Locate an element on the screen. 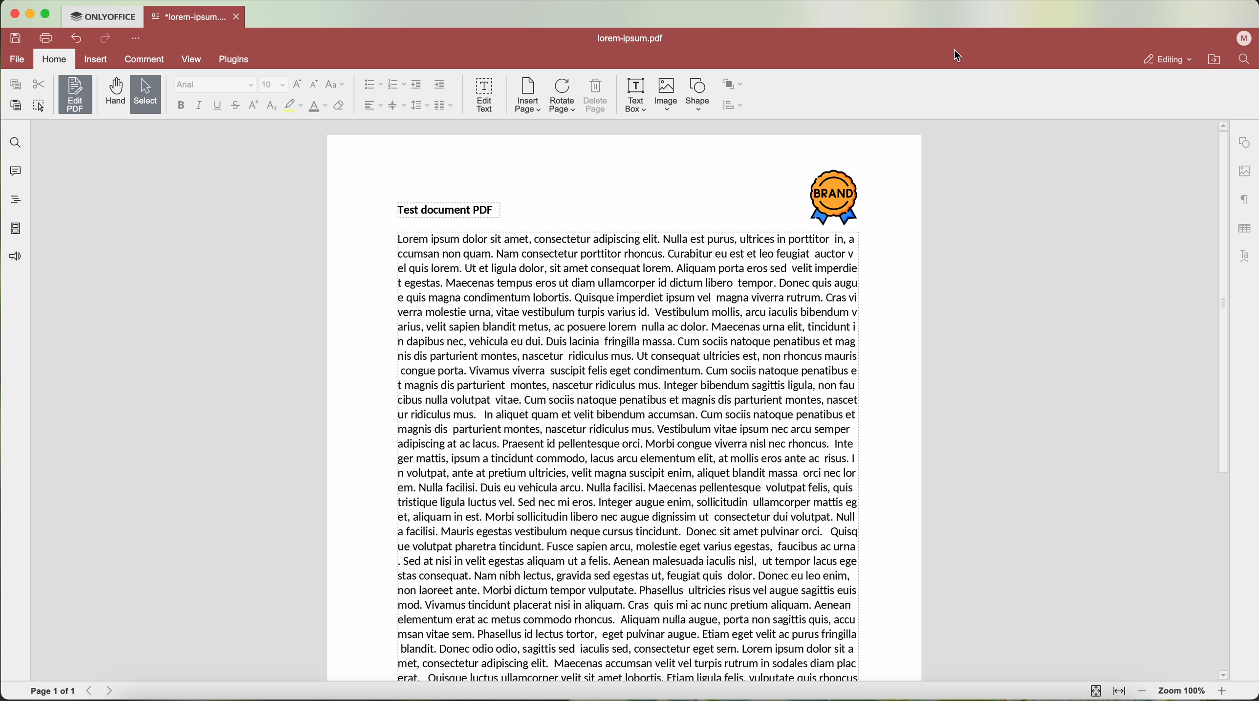 The height and width of the screenshot is (701, 1259). profile is located at coordinates (1246, 38).